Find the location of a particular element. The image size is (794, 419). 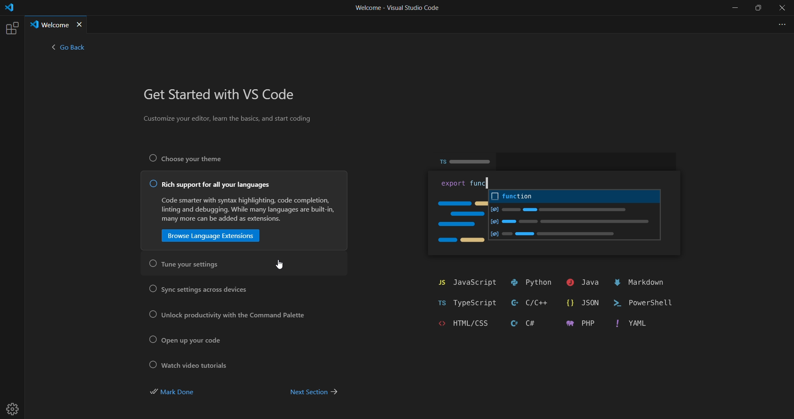

logo is located at coordinates (9, 9).